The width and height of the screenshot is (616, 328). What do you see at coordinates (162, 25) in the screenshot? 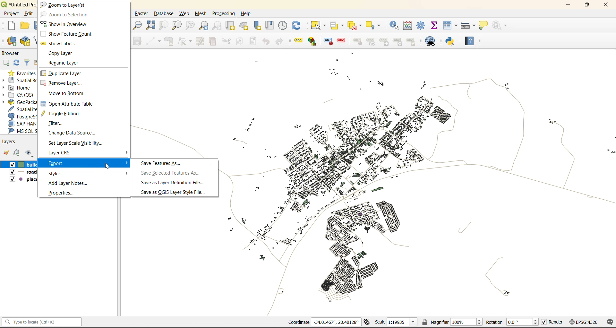
I see `zoom selection` at bounding box center [162, 25].